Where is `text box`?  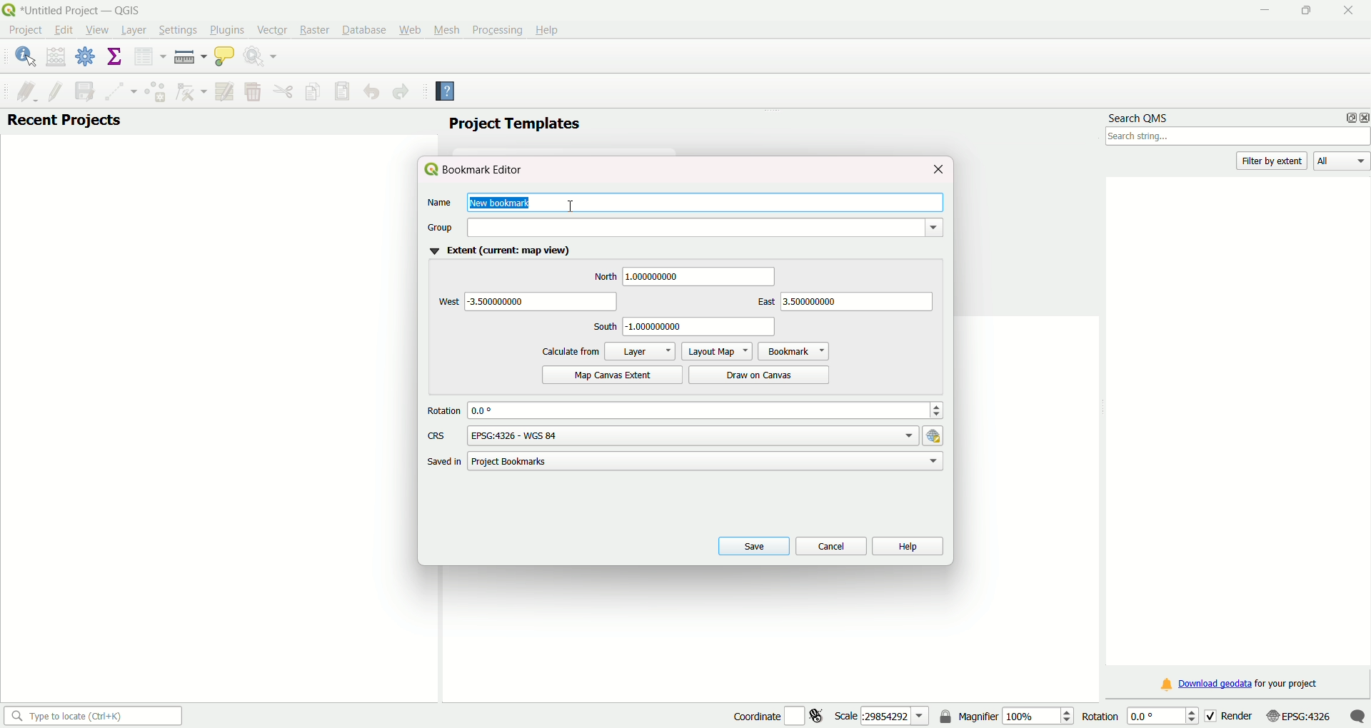
text box is located at coordinates (701, 276).